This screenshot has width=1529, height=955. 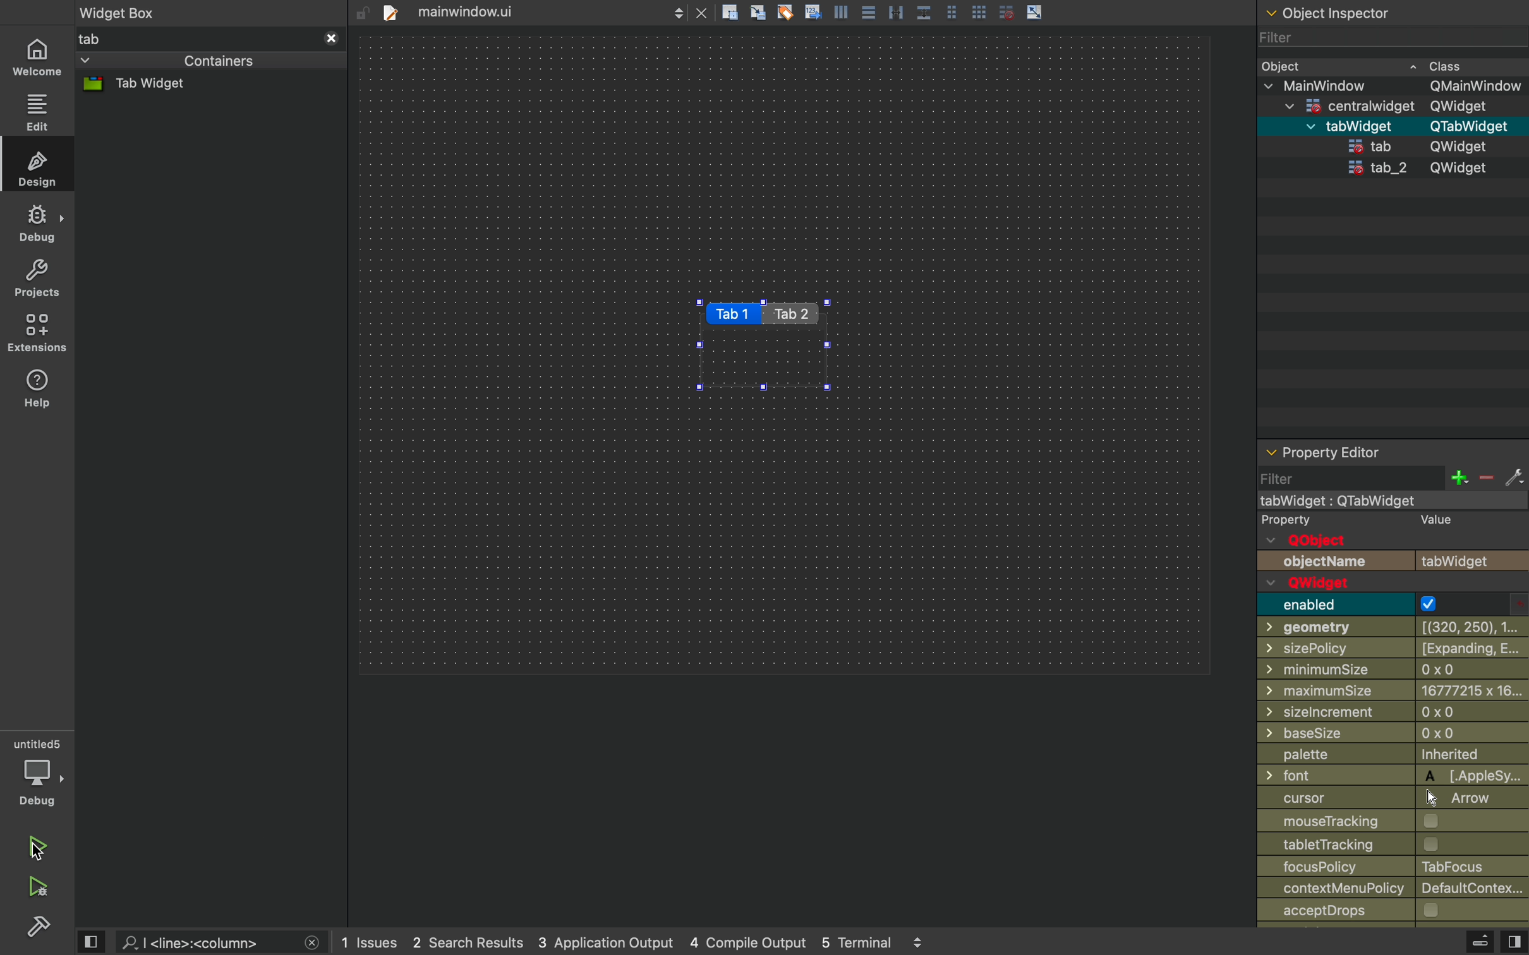 I want to click on mainwindow, so click(x=1393, y=501).